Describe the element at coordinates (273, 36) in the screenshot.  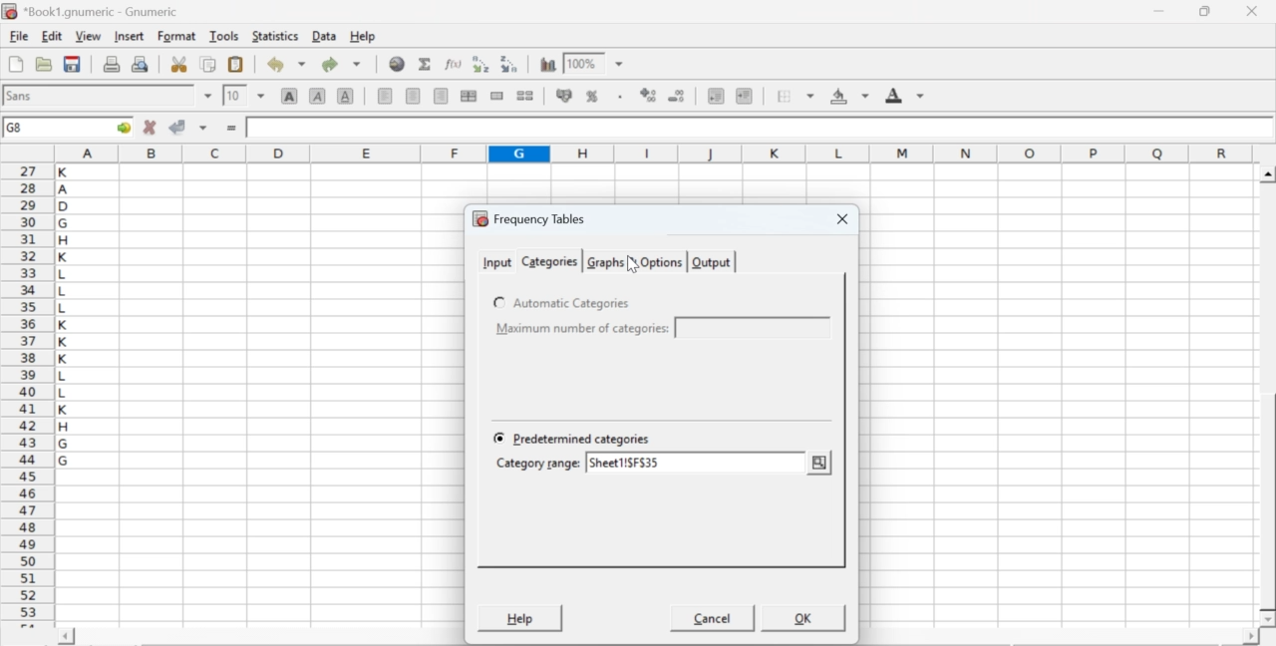
I see `statistics` at that location.